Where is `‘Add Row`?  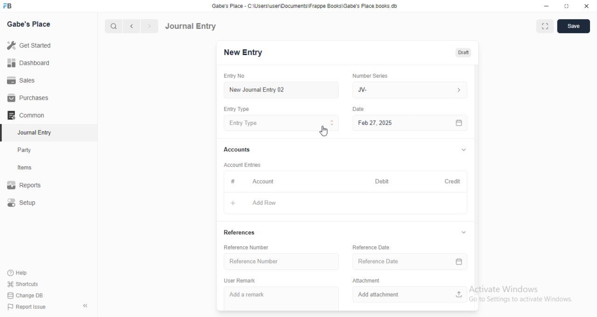 ‘Add Row is located at coordinates (263, 203).